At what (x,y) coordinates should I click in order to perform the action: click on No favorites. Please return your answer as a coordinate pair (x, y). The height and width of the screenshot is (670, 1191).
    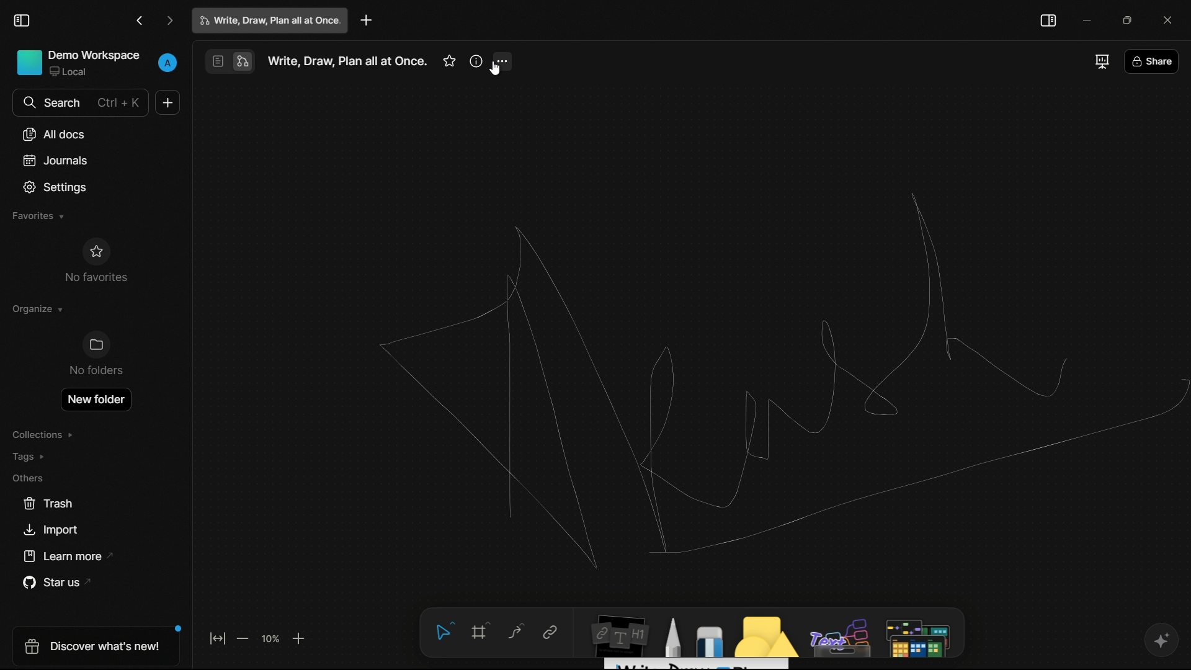
    Looking at the image, I should click on (97, 279).